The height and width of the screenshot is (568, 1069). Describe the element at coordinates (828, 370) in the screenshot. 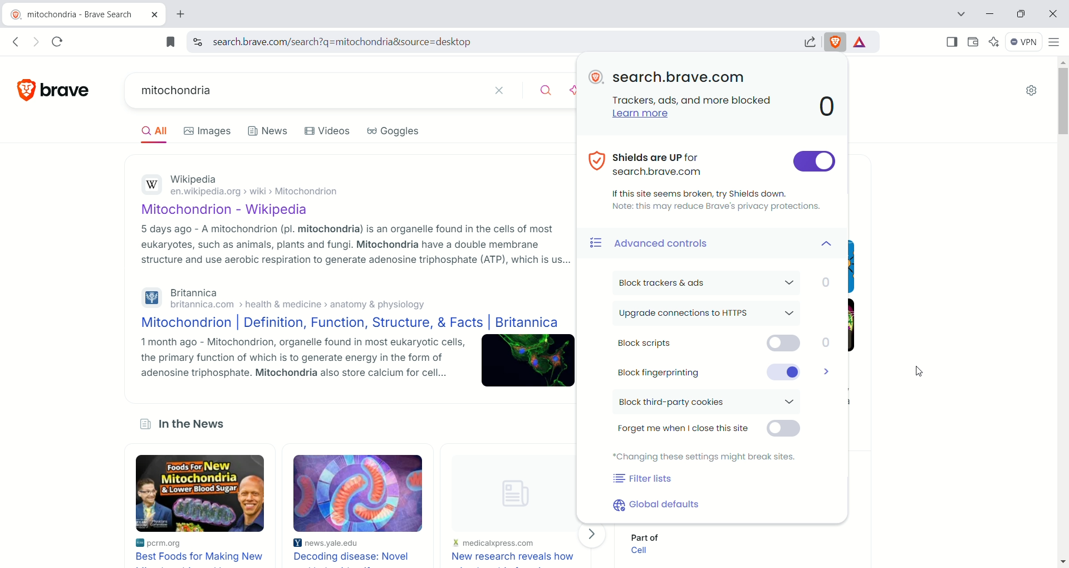

I see `Block fingerprinting` at that location.